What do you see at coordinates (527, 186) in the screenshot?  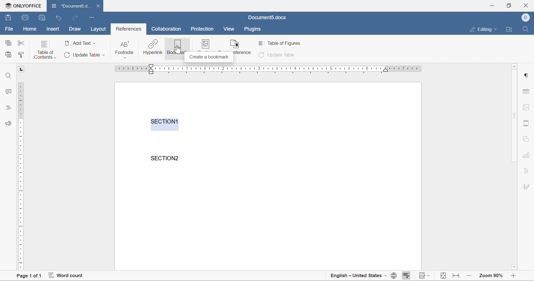 I see `signature settings` at bounding box center [527, 186].